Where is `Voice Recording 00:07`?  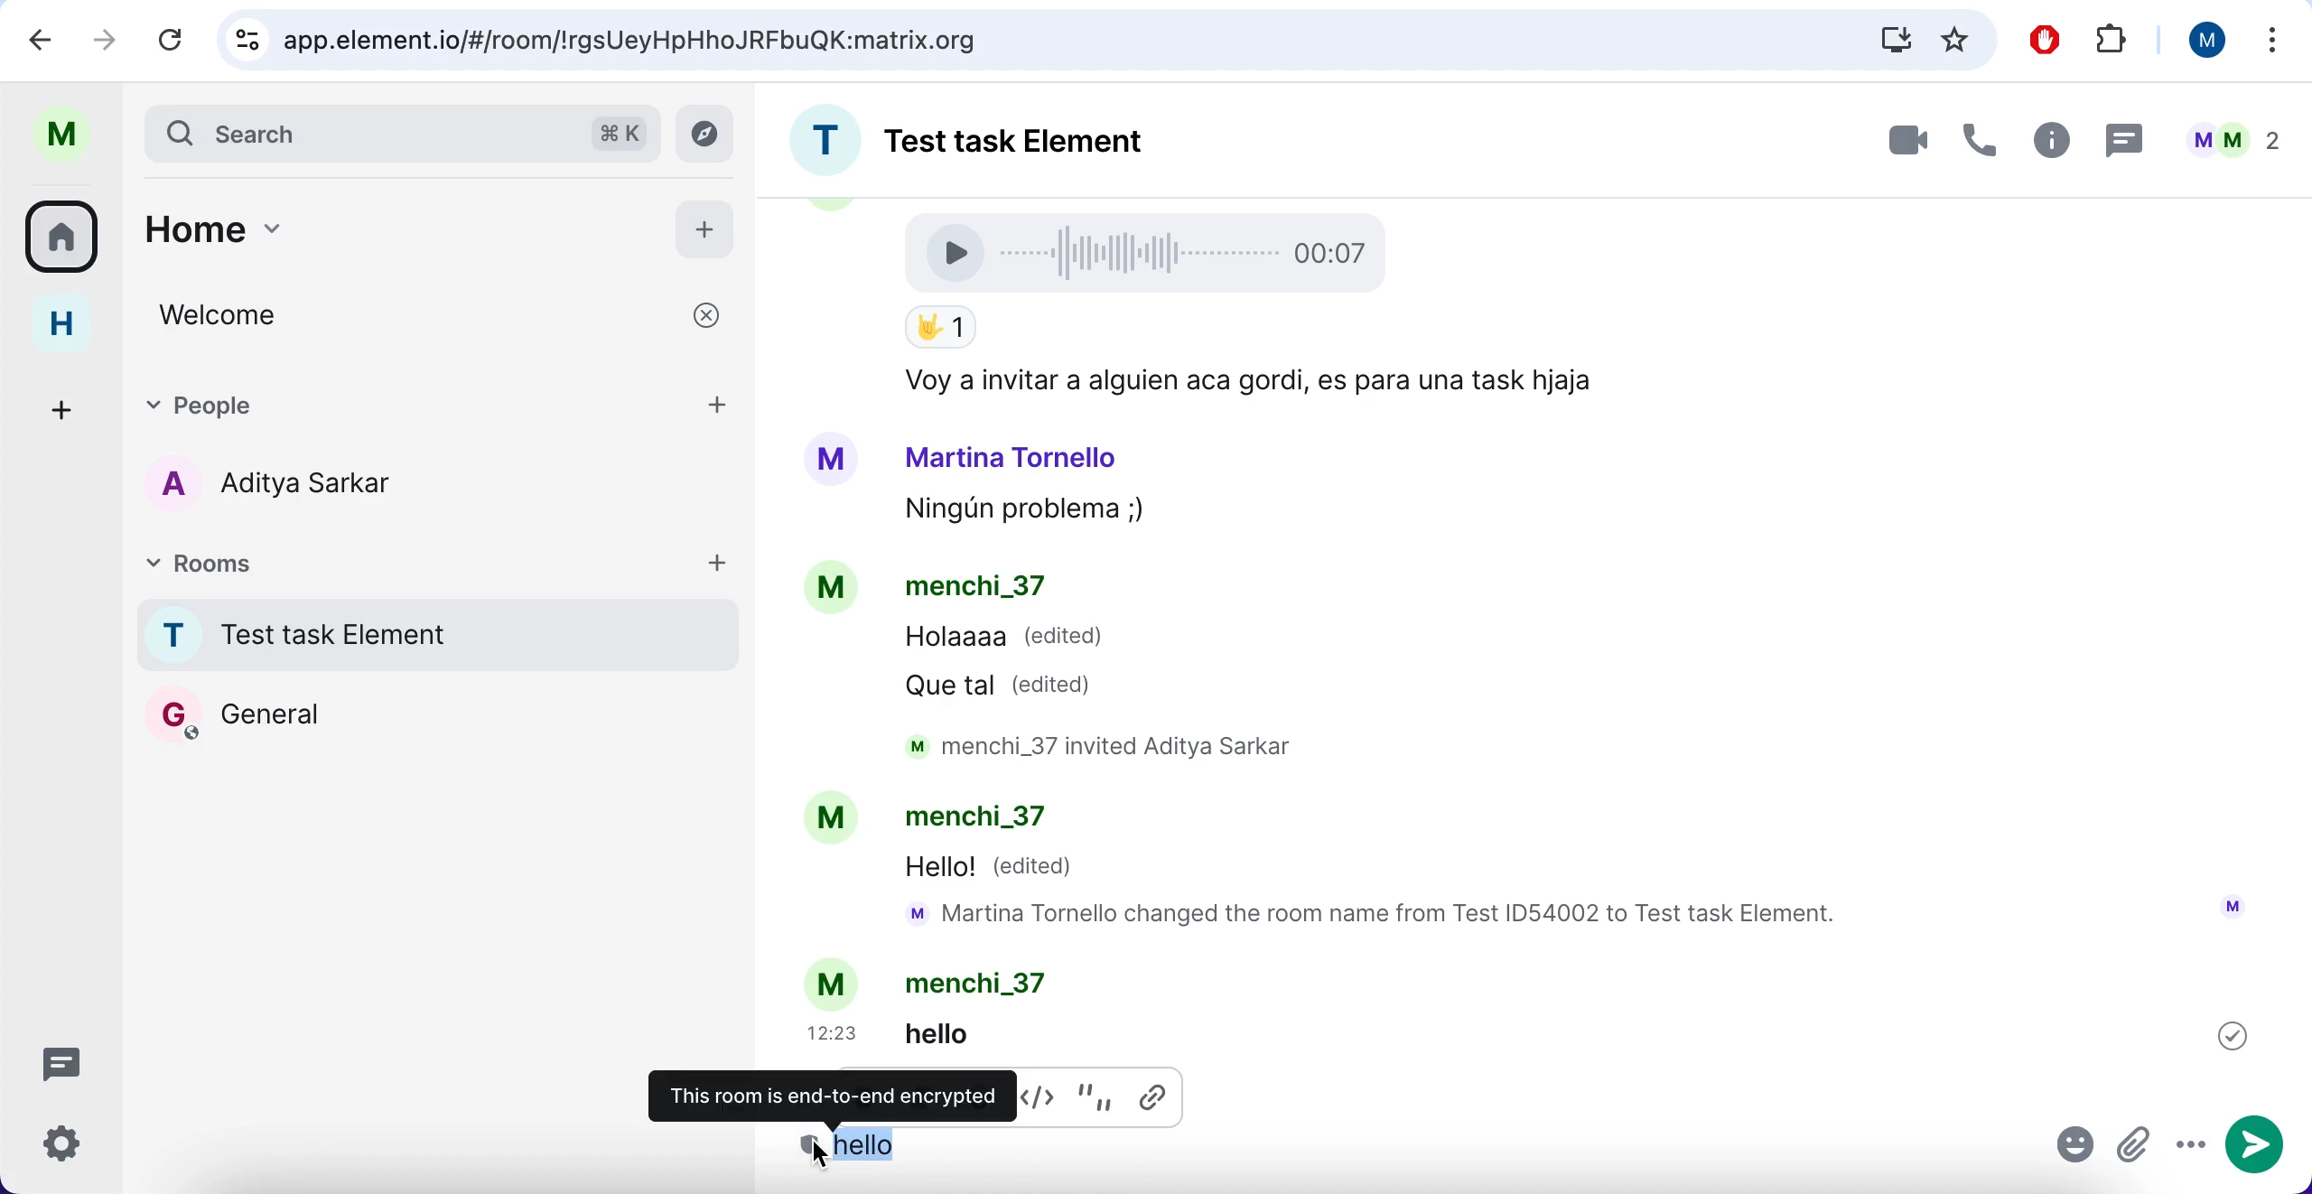 Voice Recording 00:07 is located at coordinates (1152, 251).